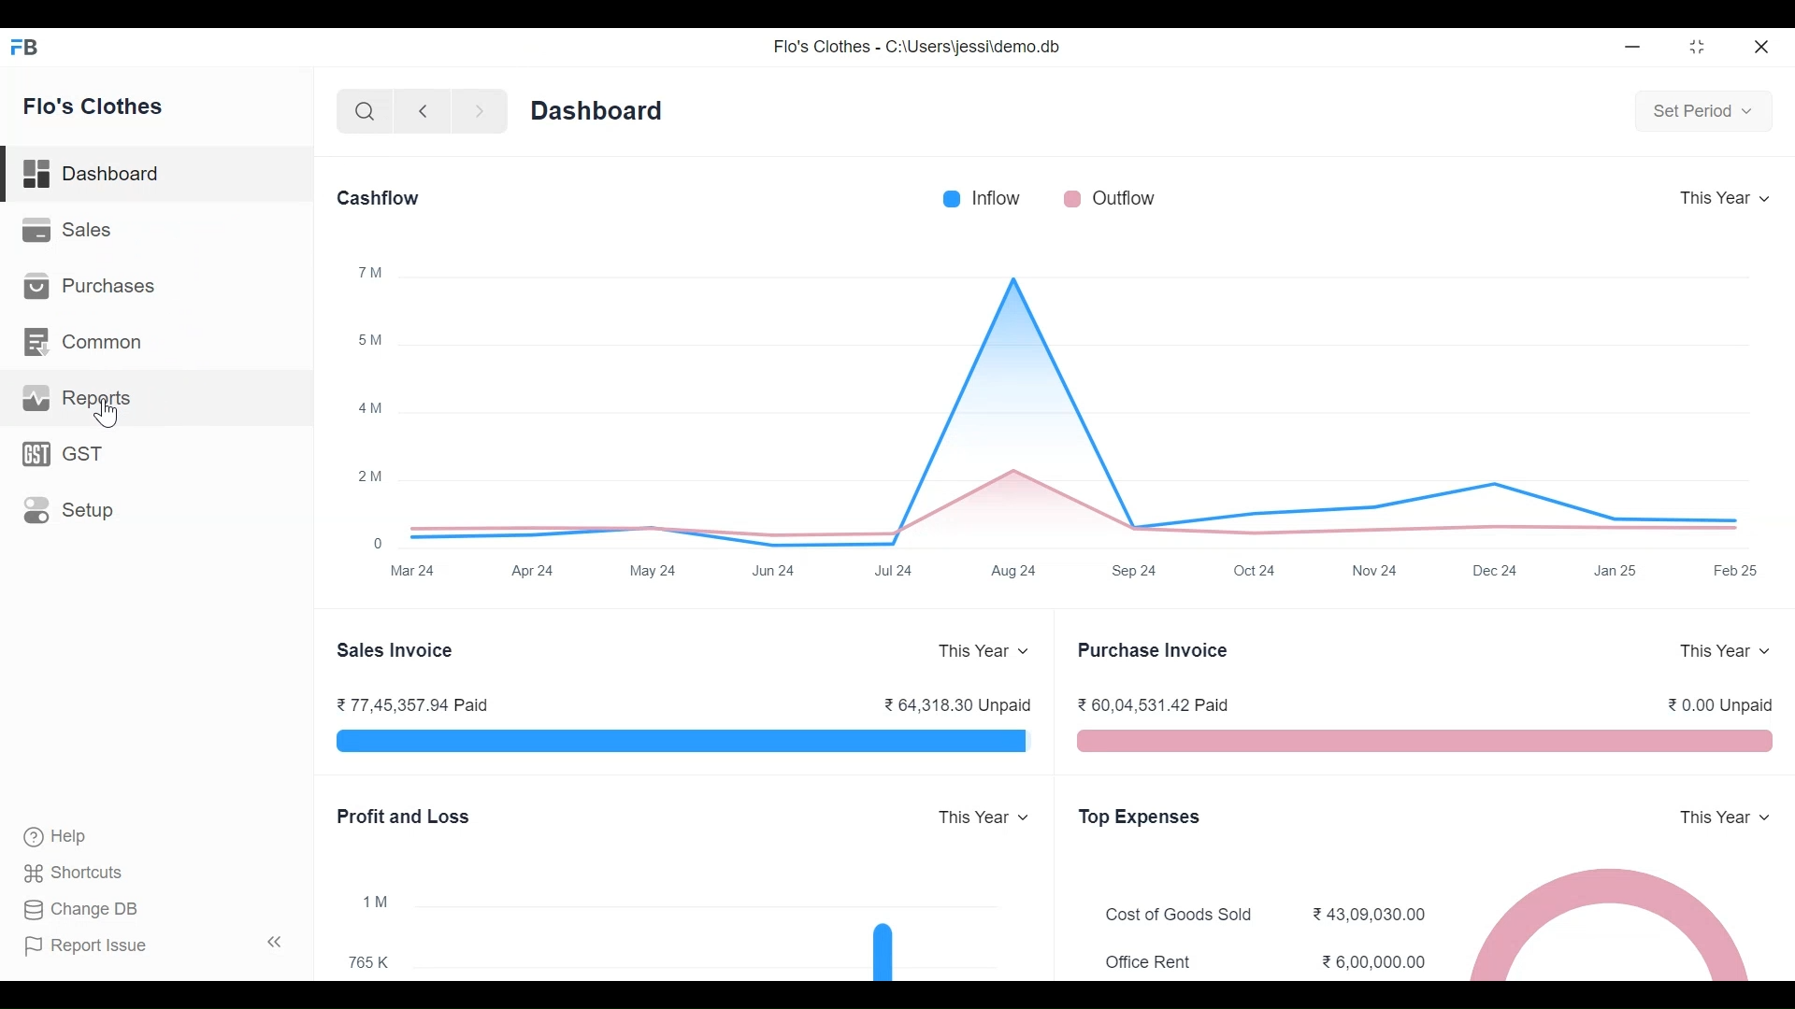  I want to click on Move back, so click(421, 110).